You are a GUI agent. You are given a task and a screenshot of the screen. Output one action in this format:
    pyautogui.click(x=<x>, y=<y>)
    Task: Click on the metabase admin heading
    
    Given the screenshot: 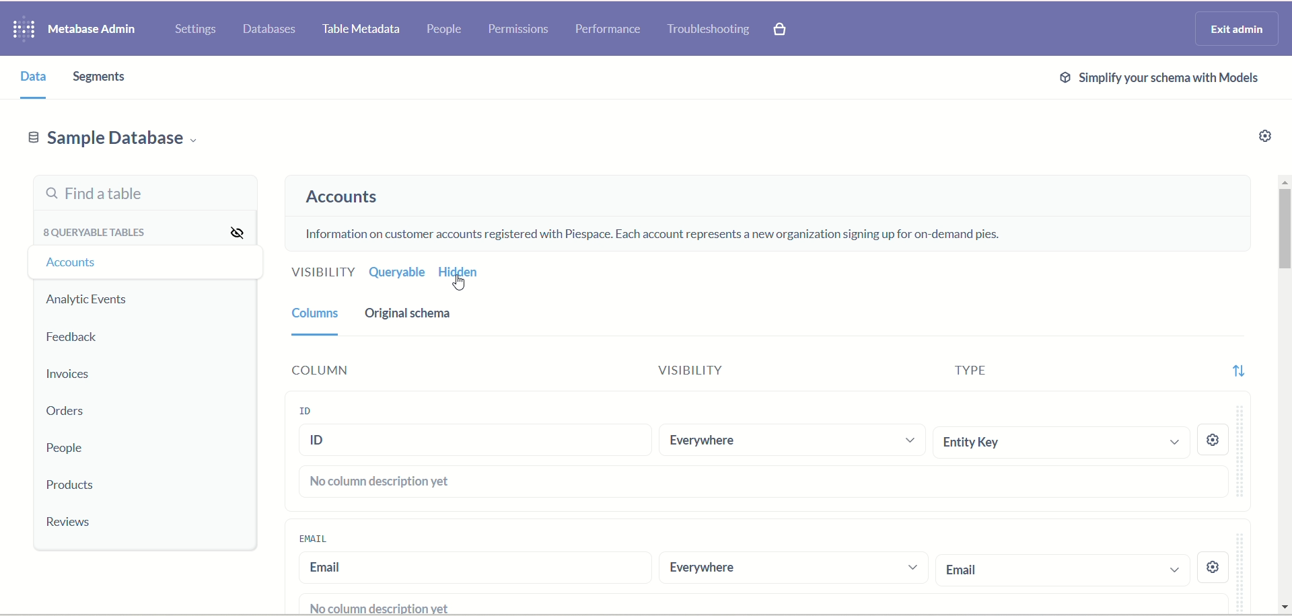 What is the action you would take?
    pyautogui.click(x=92, y=29)
    